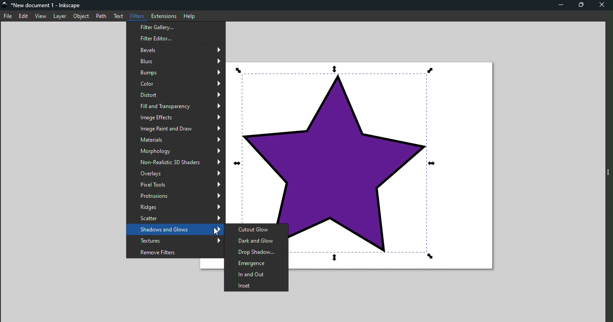  What do you see at coordinates (43, 5) in the screenshot?
I see `File name` at bounding box center [43, 5].